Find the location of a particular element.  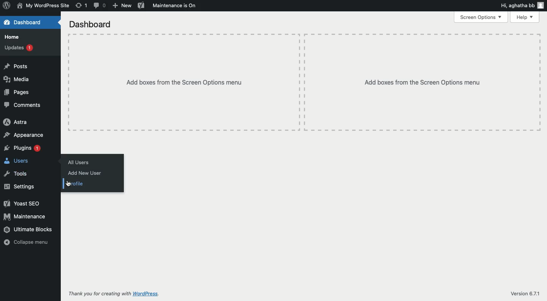

Help is located at coordinates (525, 17).